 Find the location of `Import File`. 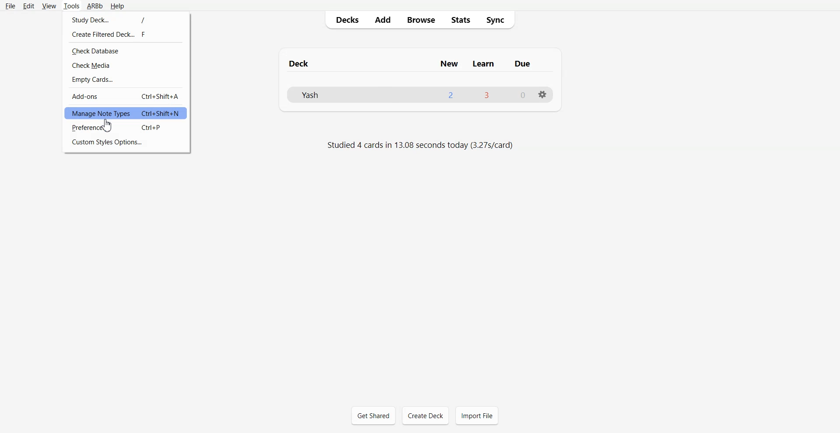

Import File is located at coordinates (477, 416).